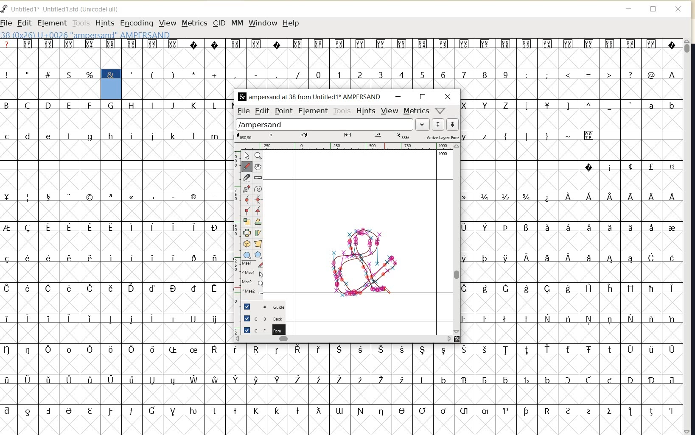 Image resolution: width=695 pixels, height=435 pixels. What do you see at coordinates (260, 199) in the screenshot?
I see `add a curve point always either horizontal or vertical` at bounding box center [260, 199].